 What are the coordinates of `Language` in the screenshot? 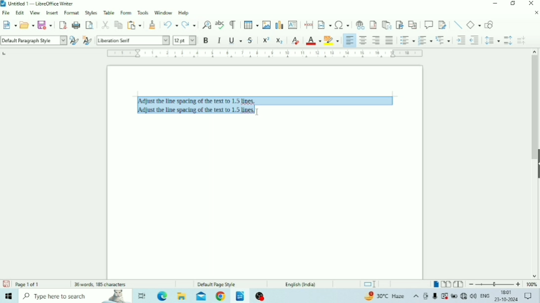 It's located at (301, 284).